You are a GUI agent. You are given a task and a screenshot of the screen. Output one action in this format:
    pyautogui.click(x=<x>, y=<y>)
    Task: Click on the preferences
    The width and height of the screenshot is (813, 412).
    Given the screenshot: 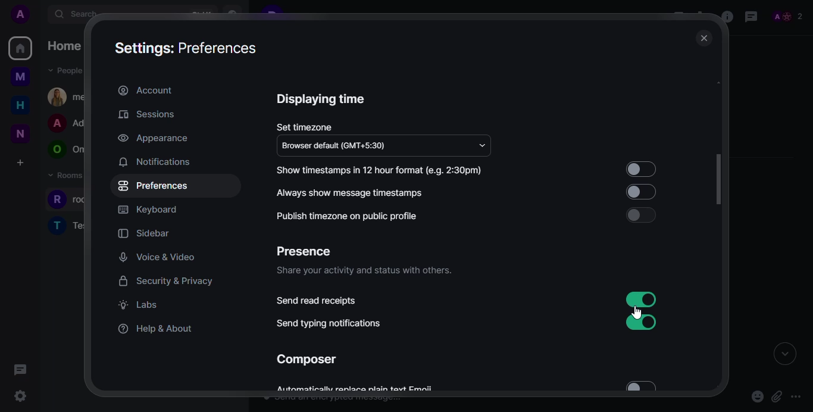 What is the action you would take?
    pyautogui.click(x=154, y=185)
    